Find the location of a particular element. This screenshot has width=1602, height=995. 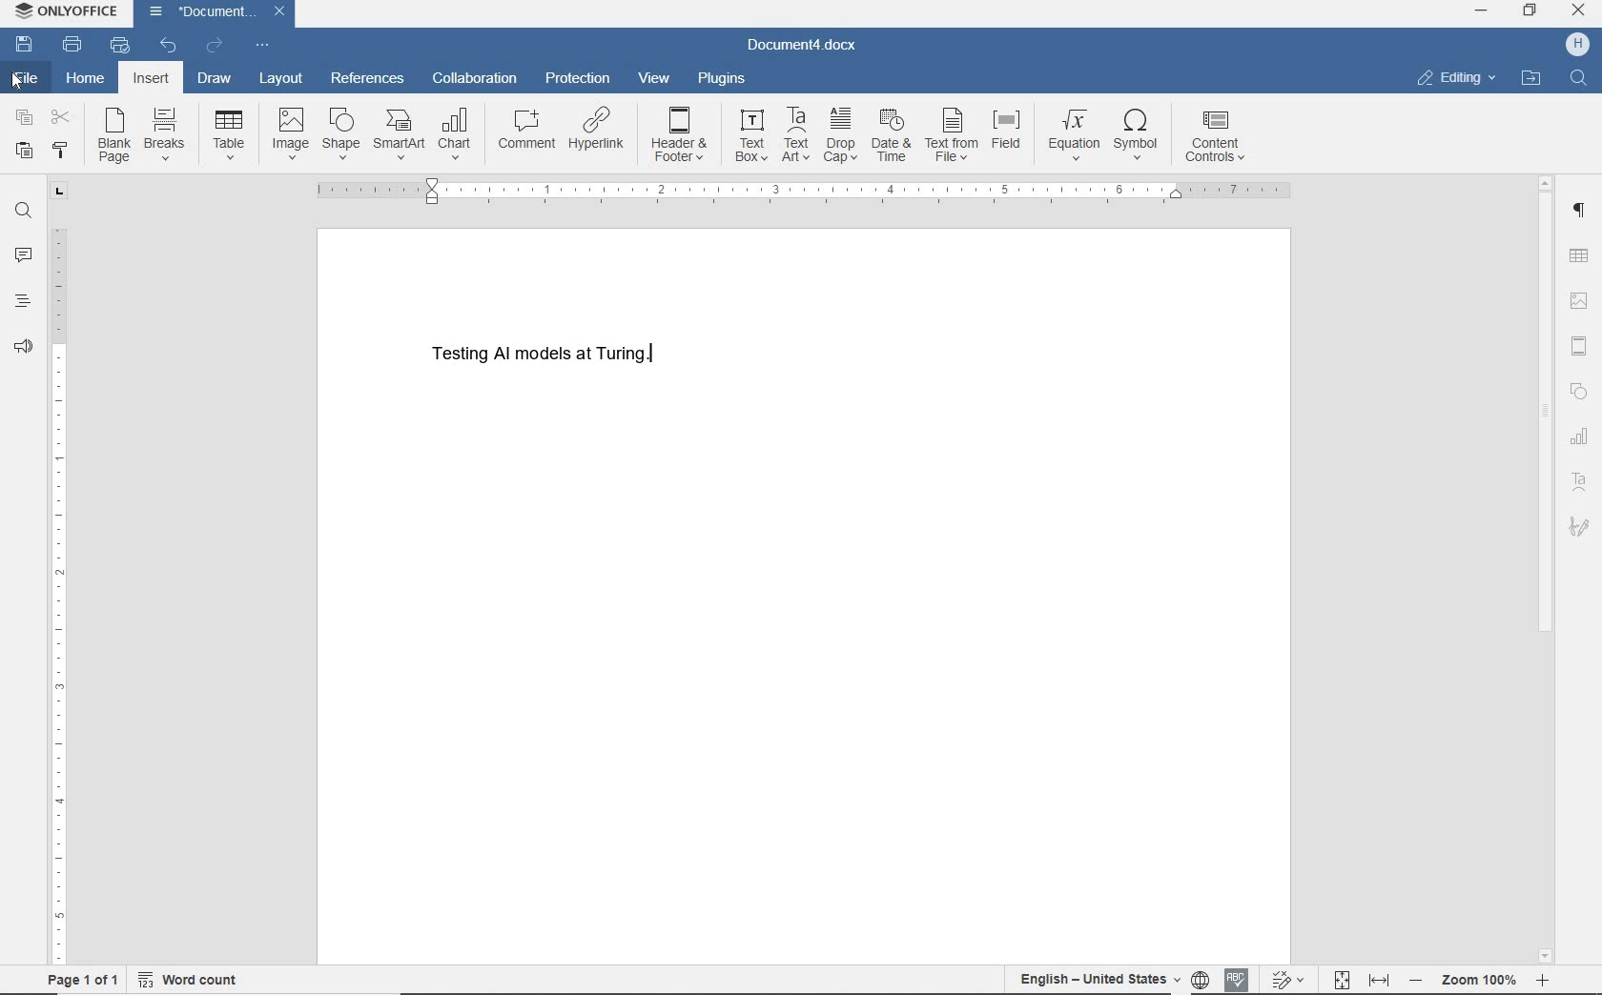

feedback & support is located at coordinates (25, 348).